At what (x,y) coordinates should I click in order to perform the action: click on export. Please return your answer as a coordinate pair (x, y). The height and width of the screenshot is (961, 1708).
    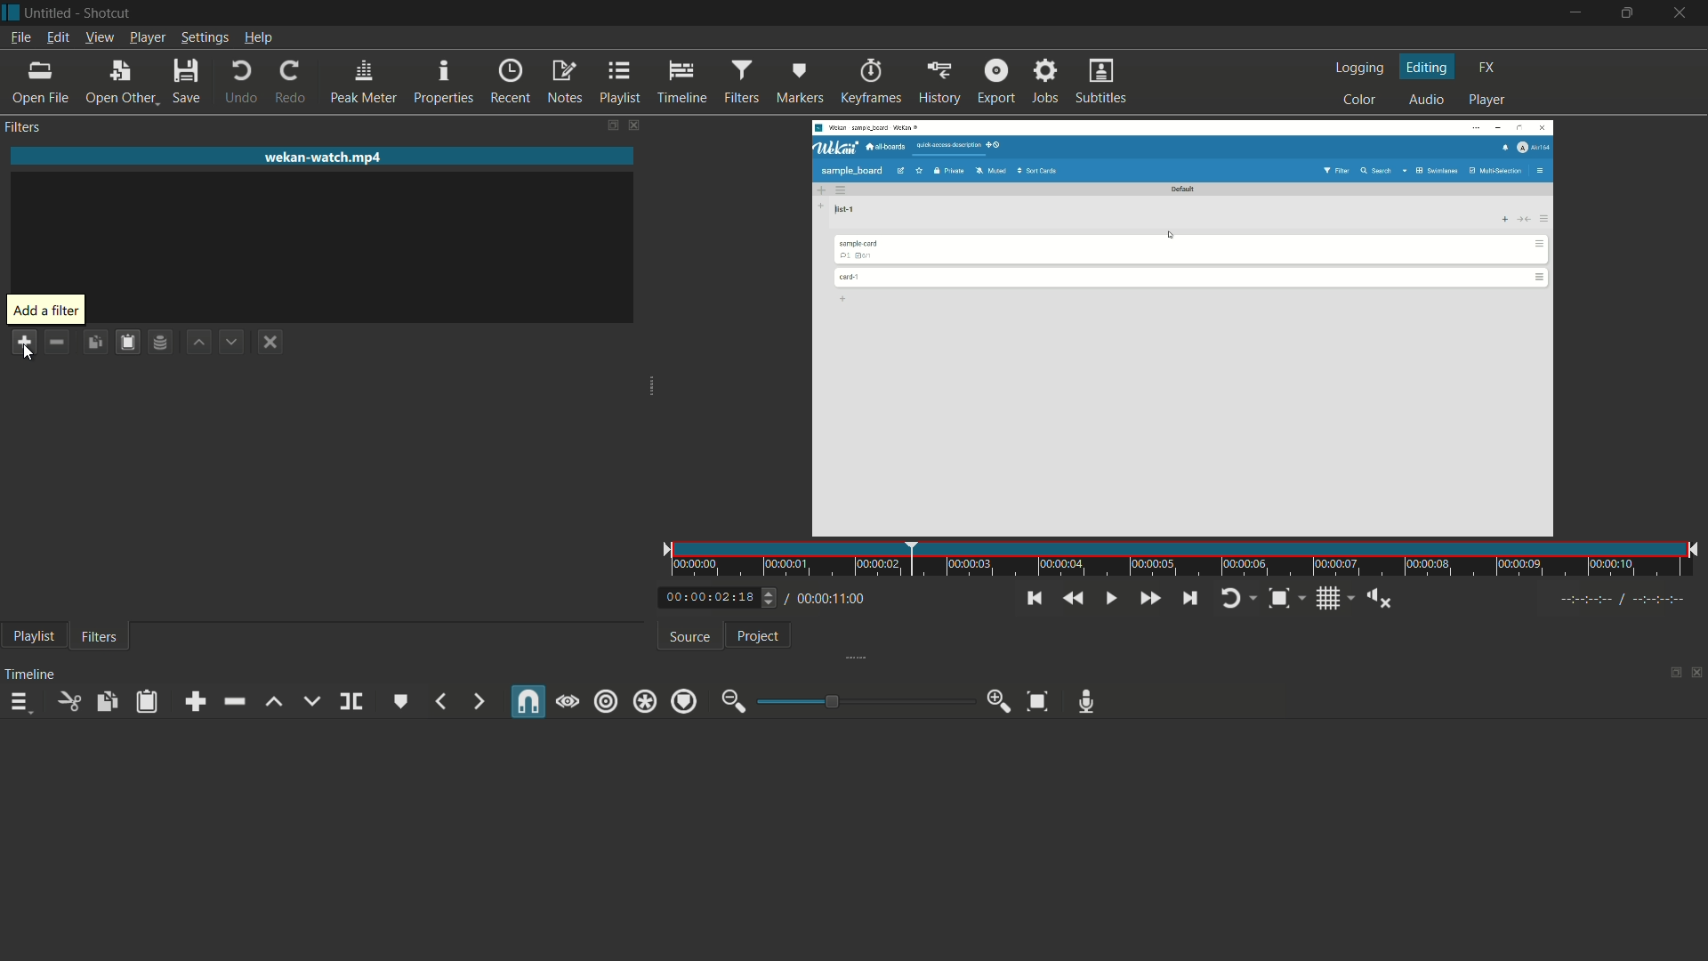
    Looking at the image, I should click on (996, 81).